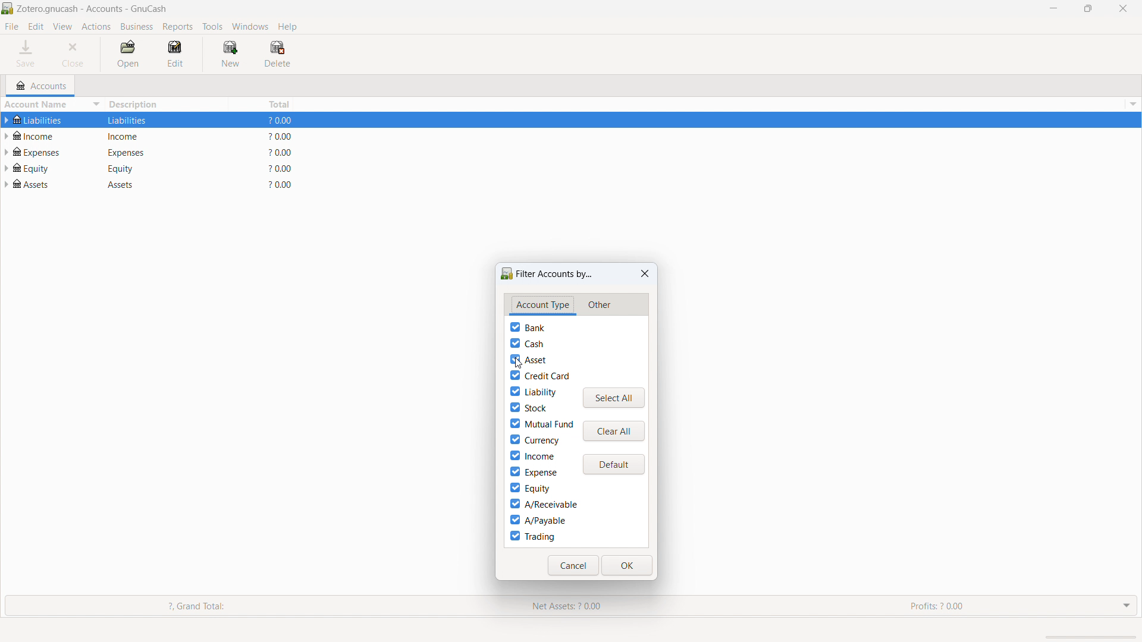 The image size is (1142, 642). What do you see at coordinates (27, 54) in the screenshot?
I see `save` at bounding box center [27, 54].